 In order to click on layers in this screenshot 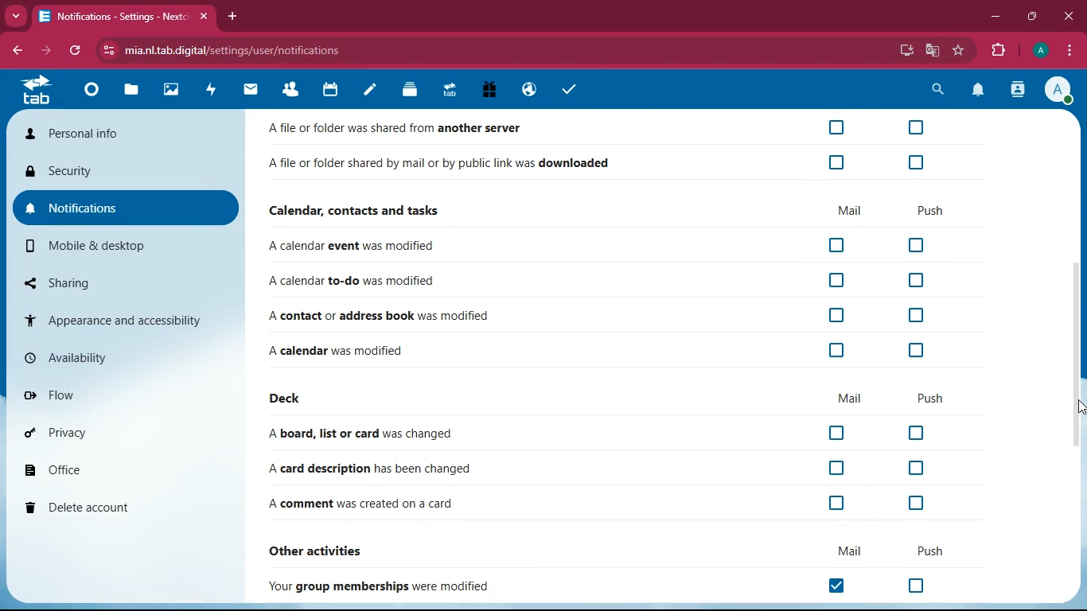, I will do `click(409, 90)`.